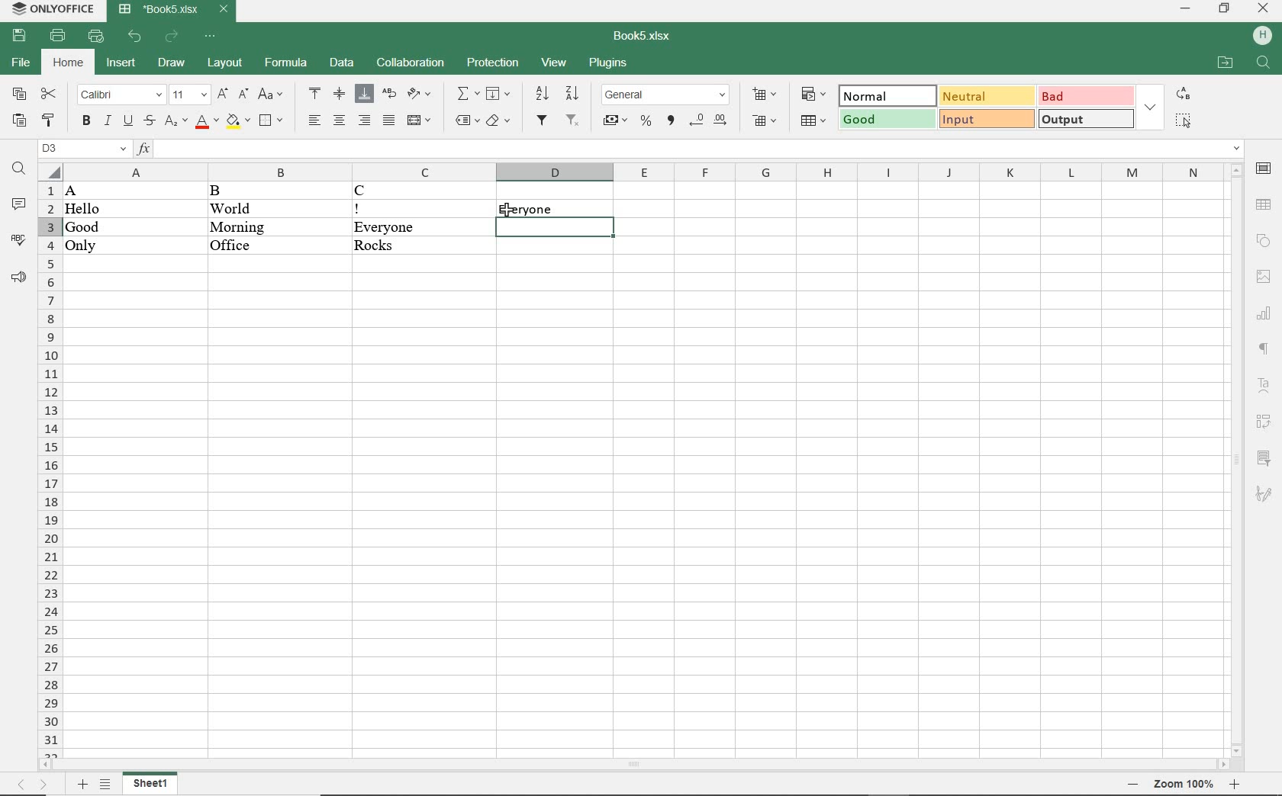  Describe the element at coordinates (1264, 63) in the screenshot. I see `find` at that location.